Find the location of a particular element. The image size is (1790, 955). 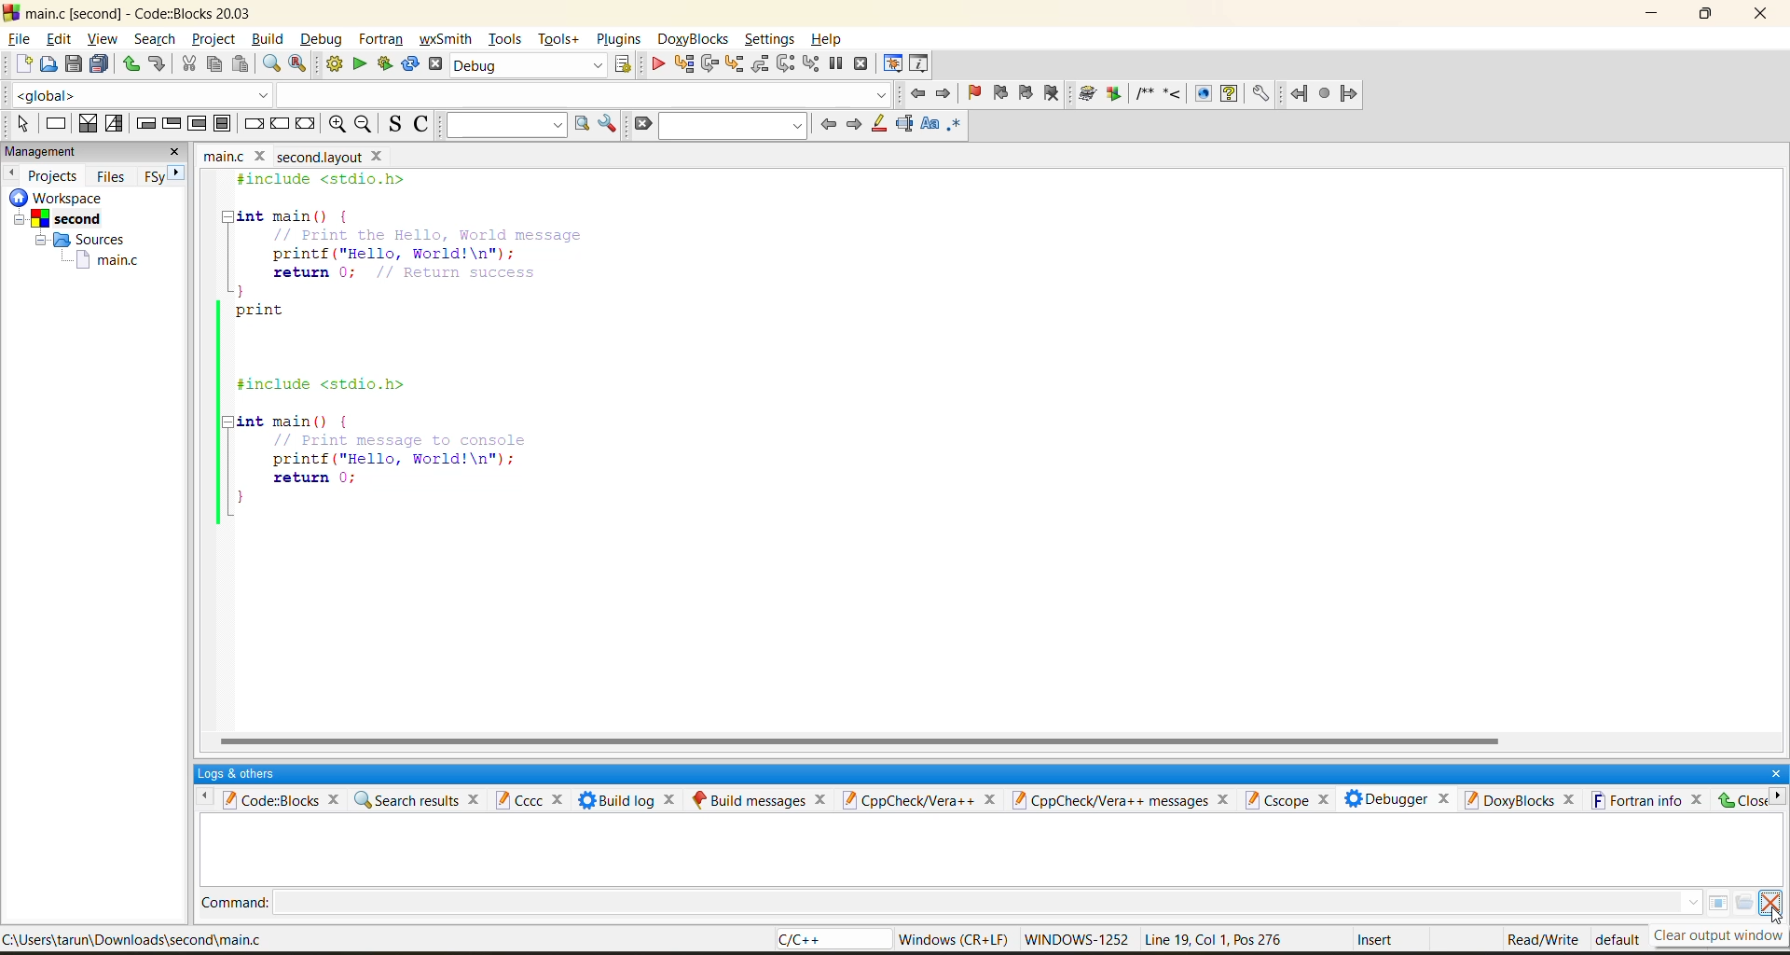

counting loop is located at coordinates (197, 123).